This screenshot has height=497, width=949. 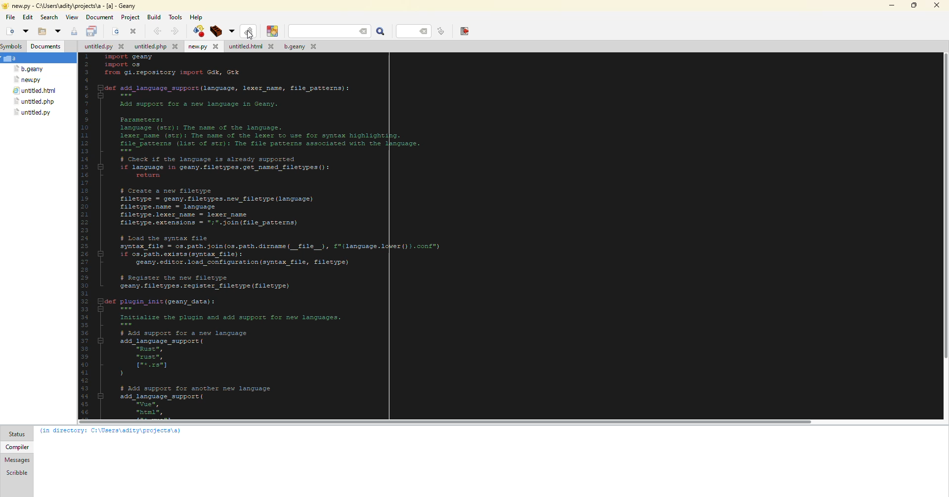 I want to click on file, so click(x=35, y=101).